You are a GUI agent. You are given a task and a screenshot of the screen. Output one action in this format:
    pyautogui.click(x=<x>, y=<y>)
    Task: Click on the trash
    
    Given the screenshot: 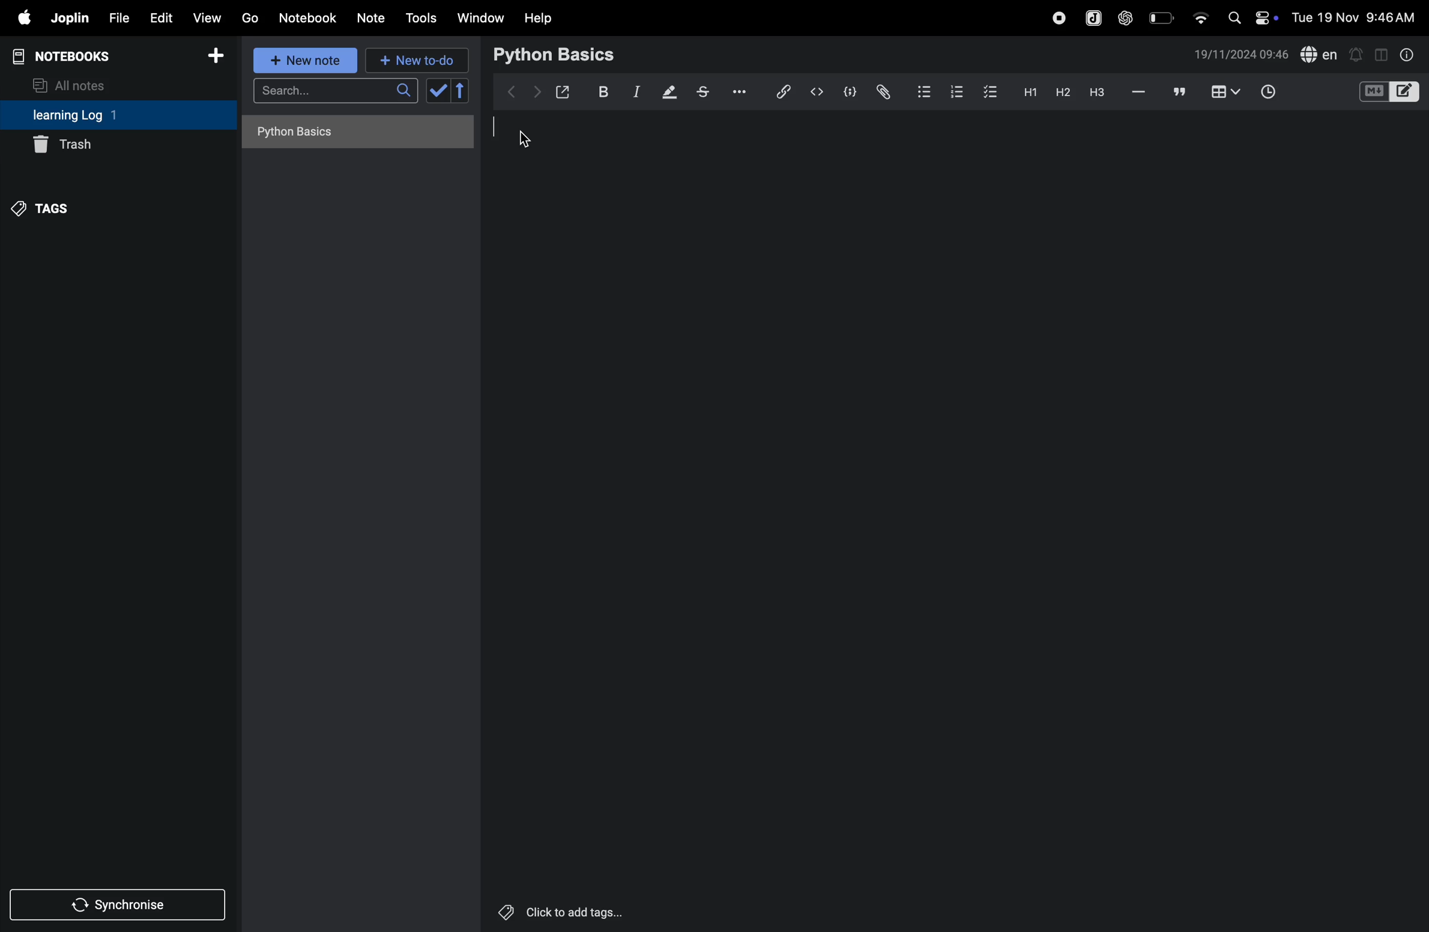 What is the action you would take?
    pyautogui.click(x=118, y=144)
    